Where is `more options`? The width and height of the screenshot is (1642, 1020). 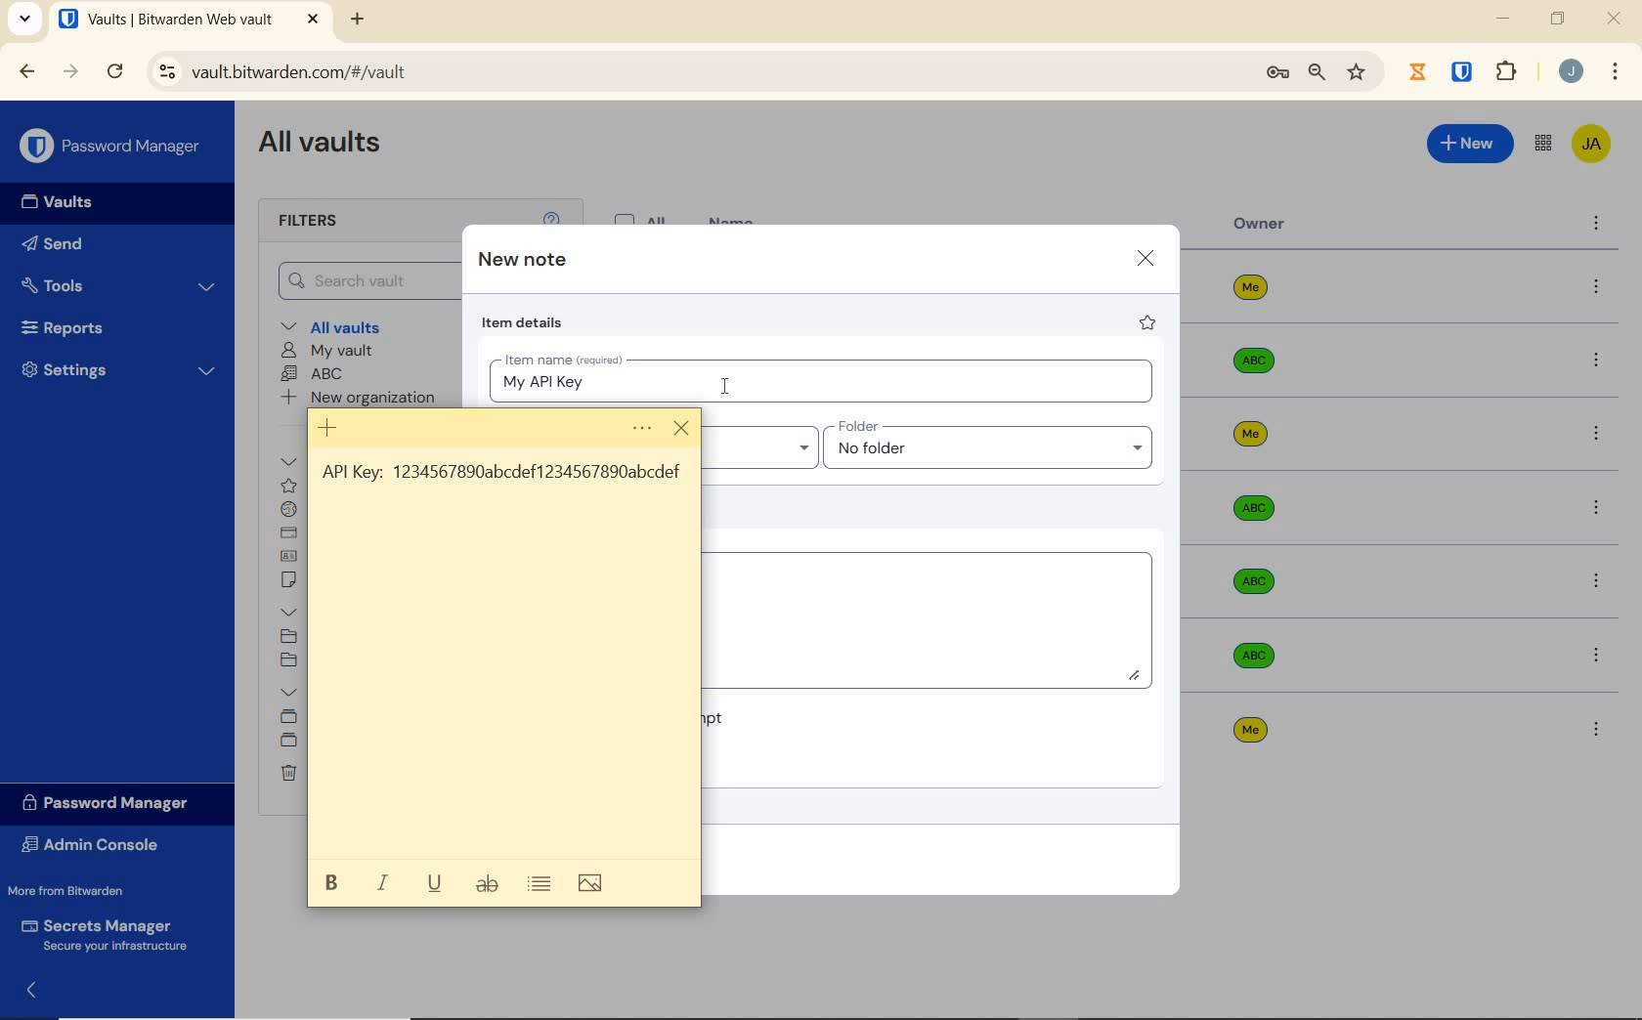 more options is located at coordinates (1598, 654).